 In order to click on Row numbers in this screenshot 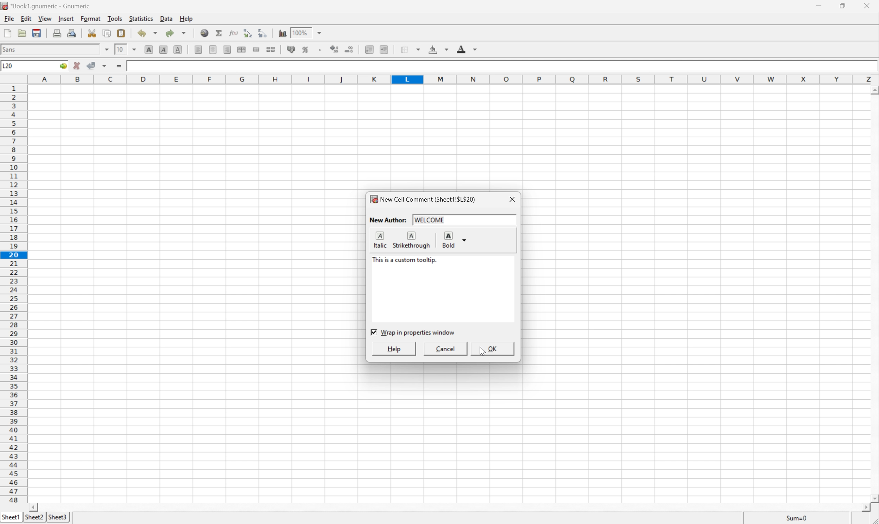, I will do `click(13, 294)`.